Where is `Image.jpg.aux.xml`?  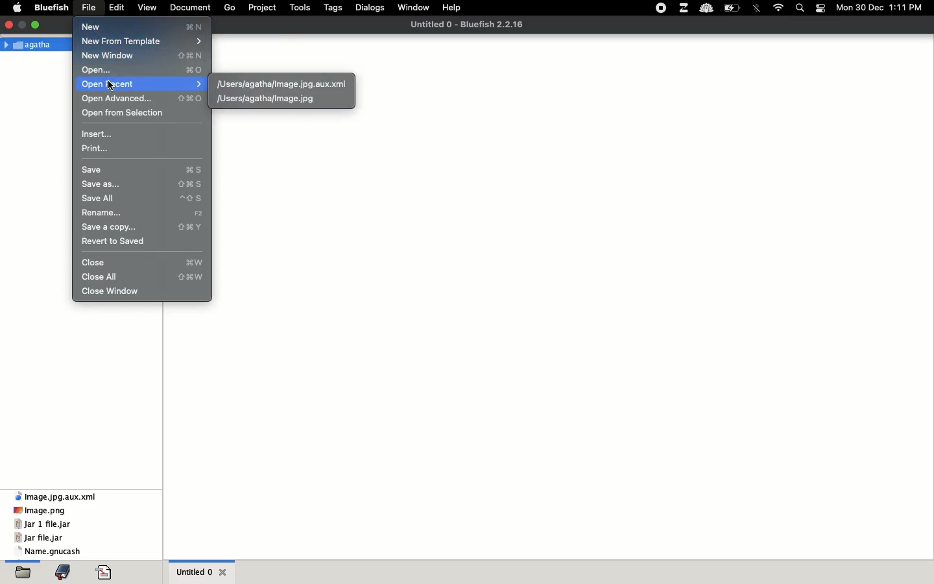
Image.jpg.aux.xml is located at coordinates (58, 496).